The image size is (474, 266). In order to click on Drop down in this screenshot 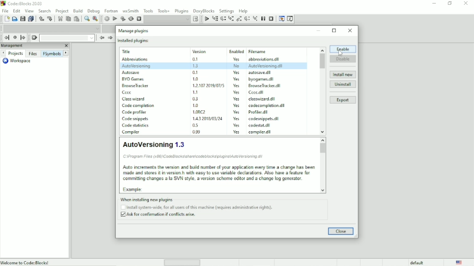, I will do `click(67, 38)`.